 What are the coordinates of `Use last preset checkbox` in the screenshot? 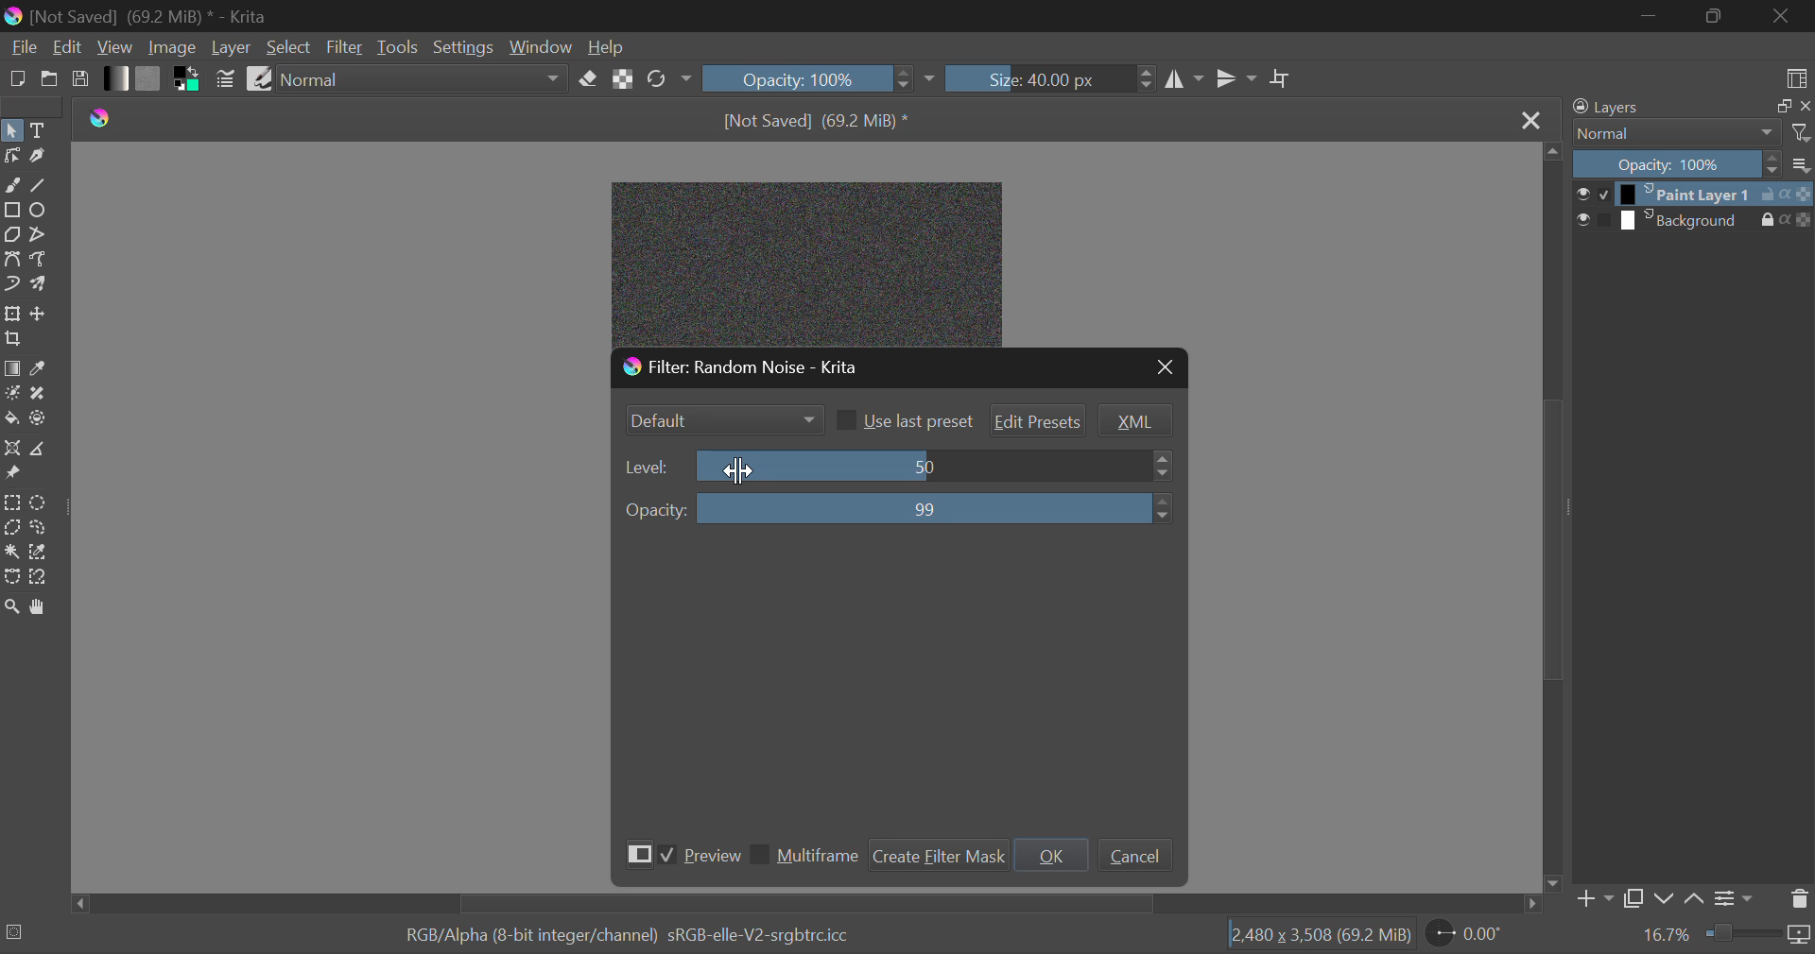 It's located at (904, 420).